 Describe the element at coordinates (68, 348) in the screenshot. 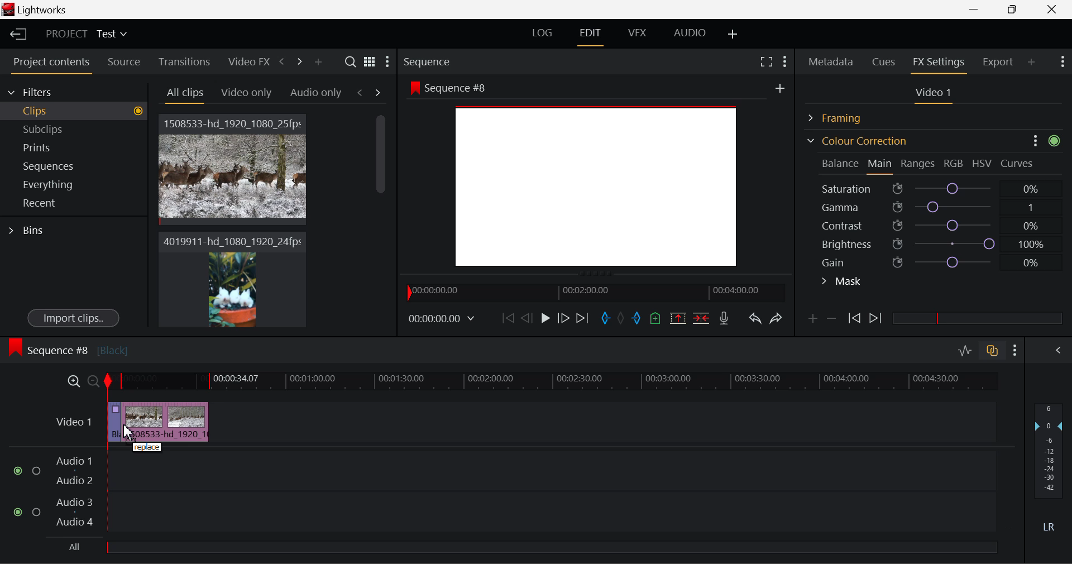

I see `Sequence #8` at that location.